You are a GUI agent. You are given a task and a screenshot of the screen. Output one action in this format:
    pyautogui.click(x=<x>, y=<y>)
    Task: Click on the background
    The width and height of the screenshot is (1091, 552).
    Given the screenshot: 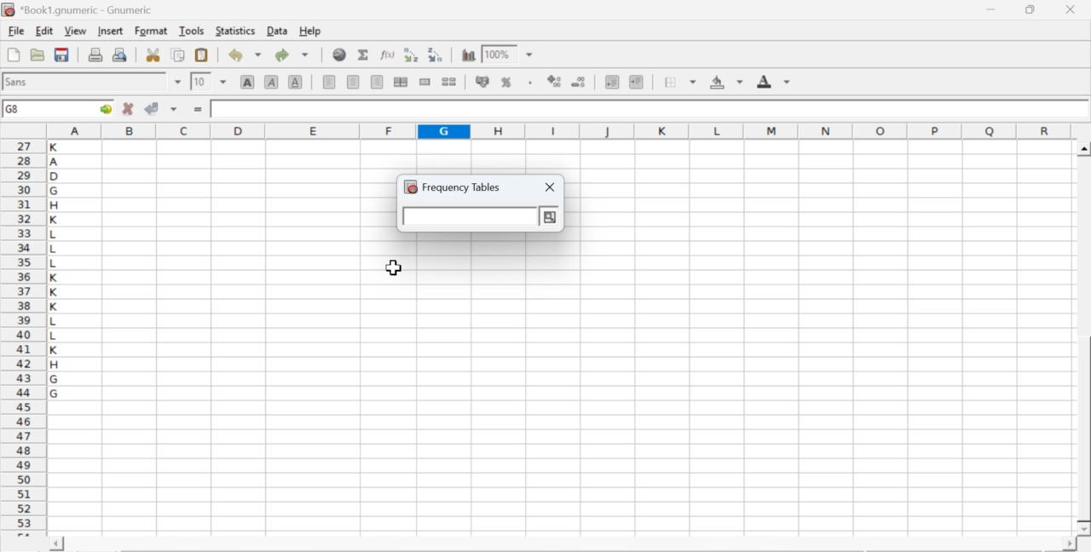 What is the action you would take?
    pyautogui.click(x=728, y=82)
    